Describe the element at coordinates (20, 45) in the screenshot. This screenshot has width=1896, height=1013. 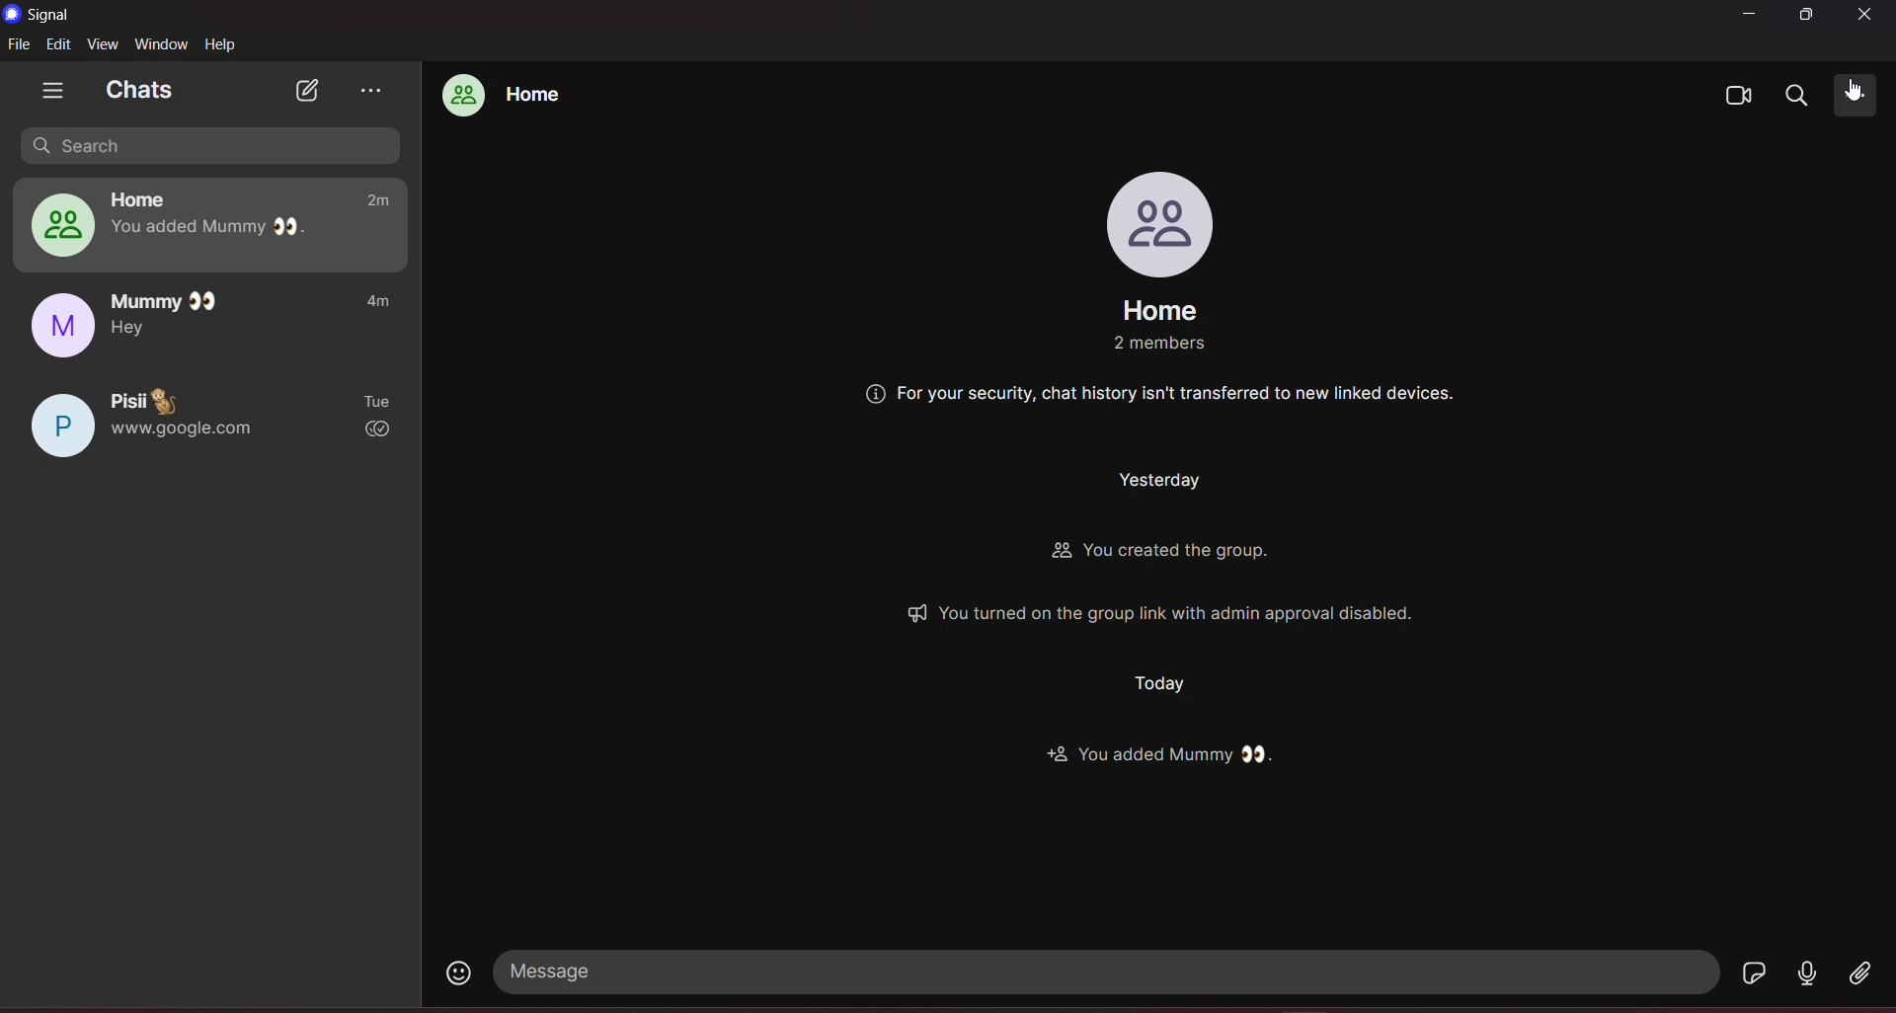
I see `file` at that location.